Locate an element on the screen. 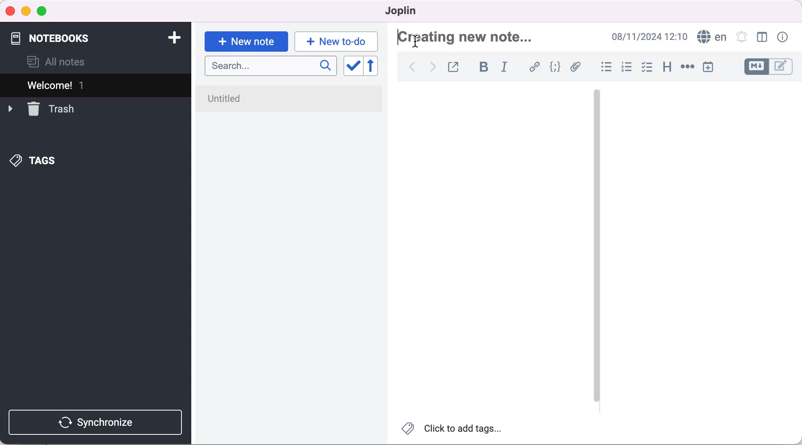 This screenshot has height=445, width=802. toggle external editing is located at coordinates (454, 68).